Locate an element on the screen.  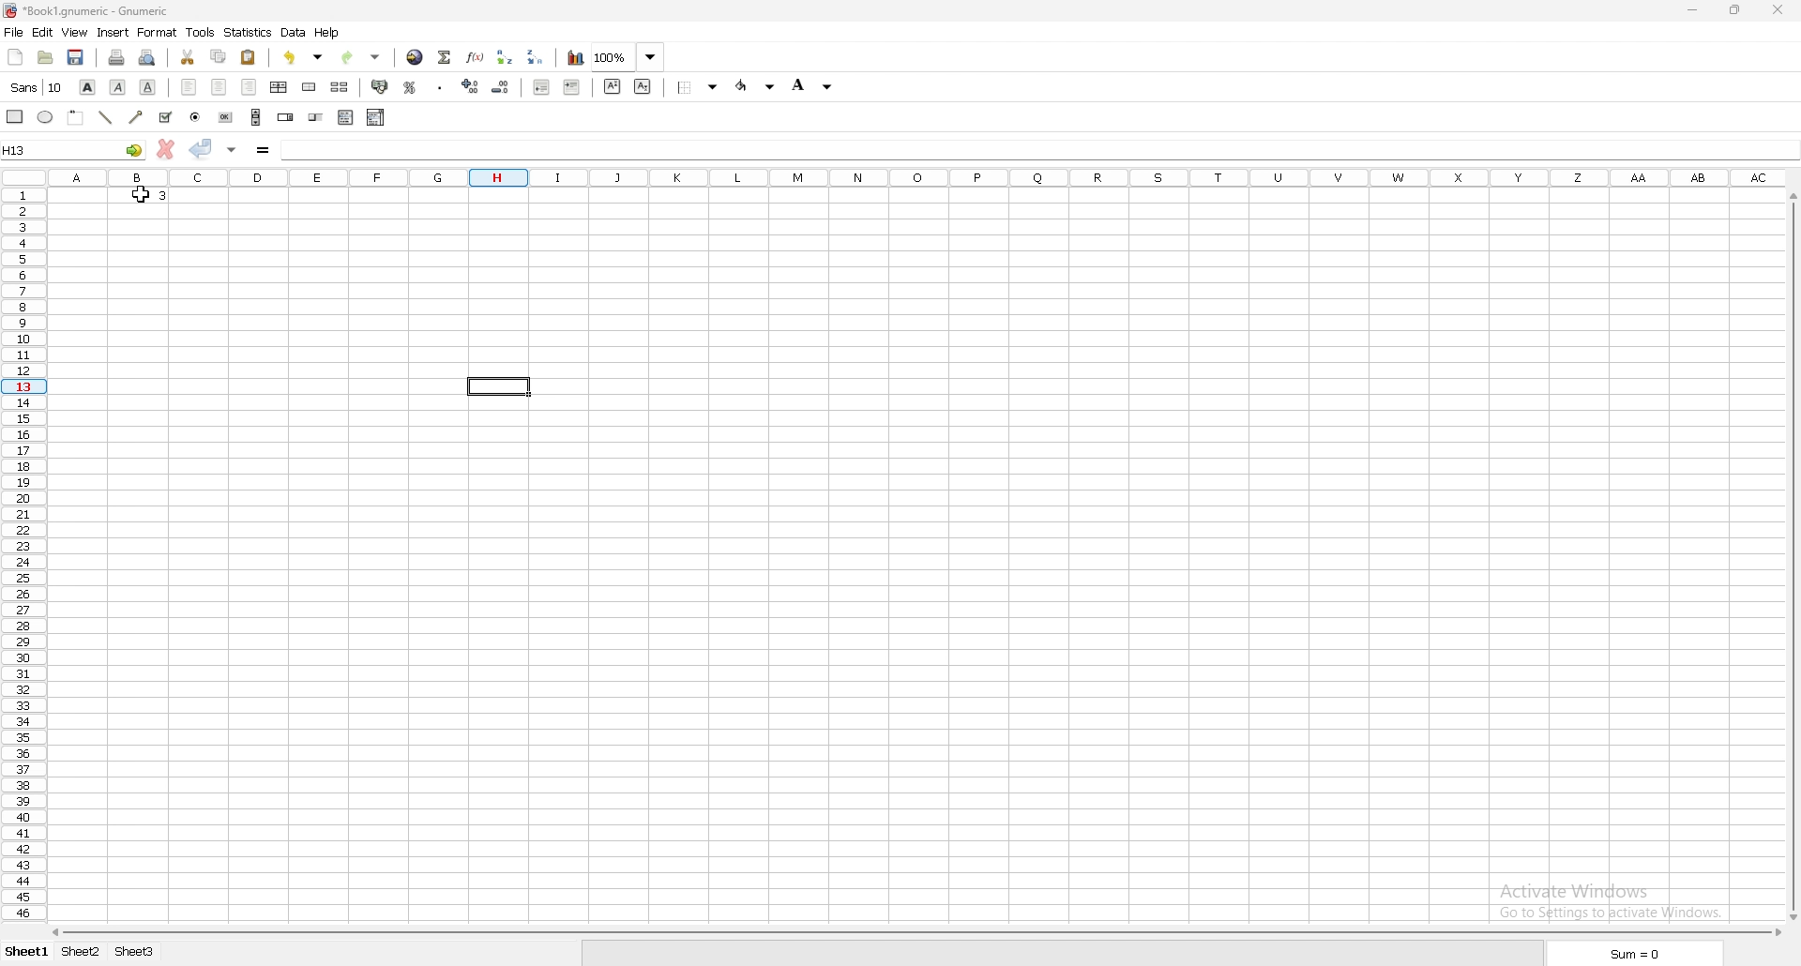
sort ascending is located at coordinates (505, 57).